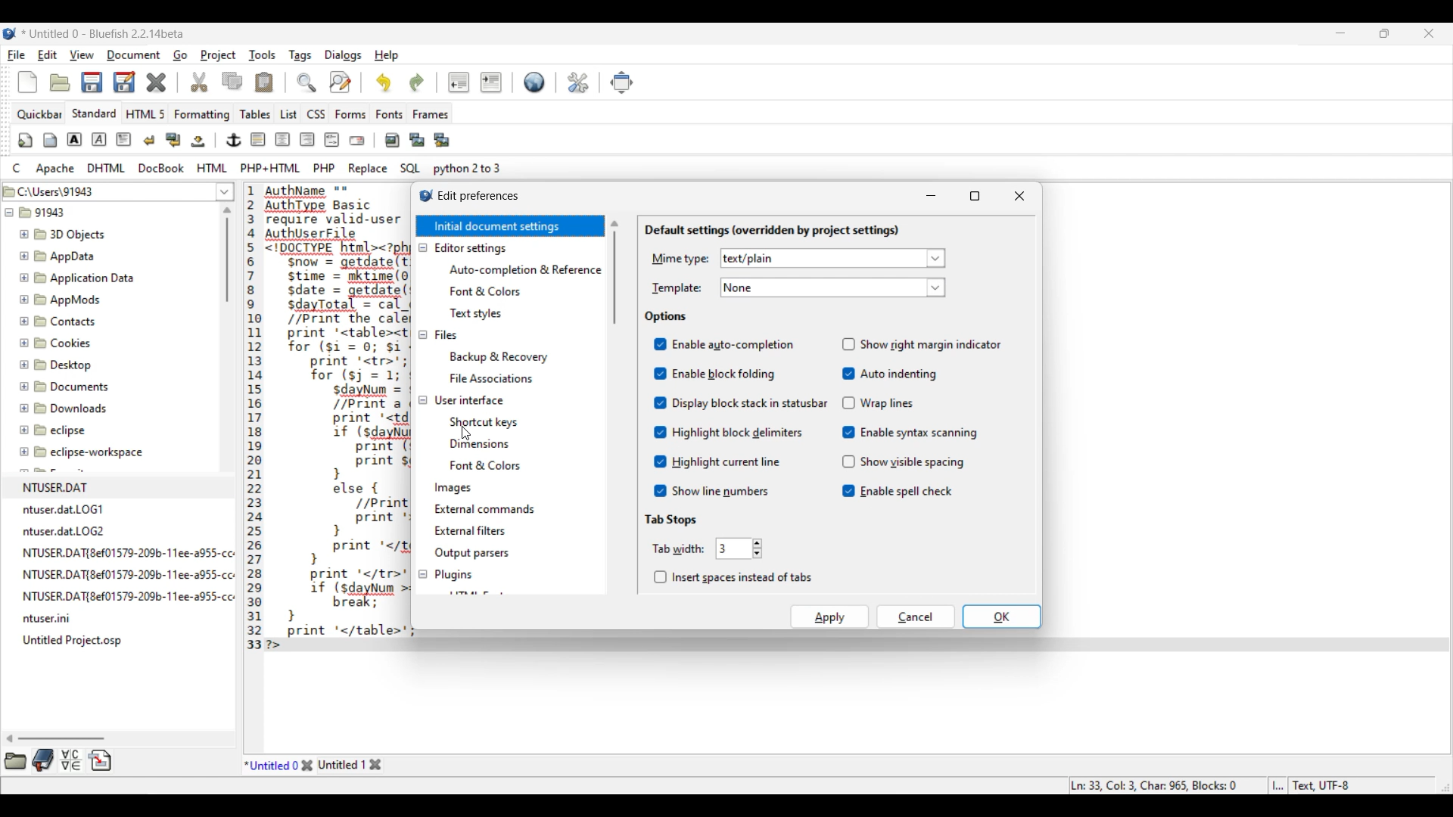 The height and width of the screenshot is (817, 1453). What do you see at coordinates (324, 82) in the screenshot?
I see `Search and find` at bounding box center [324, 82].